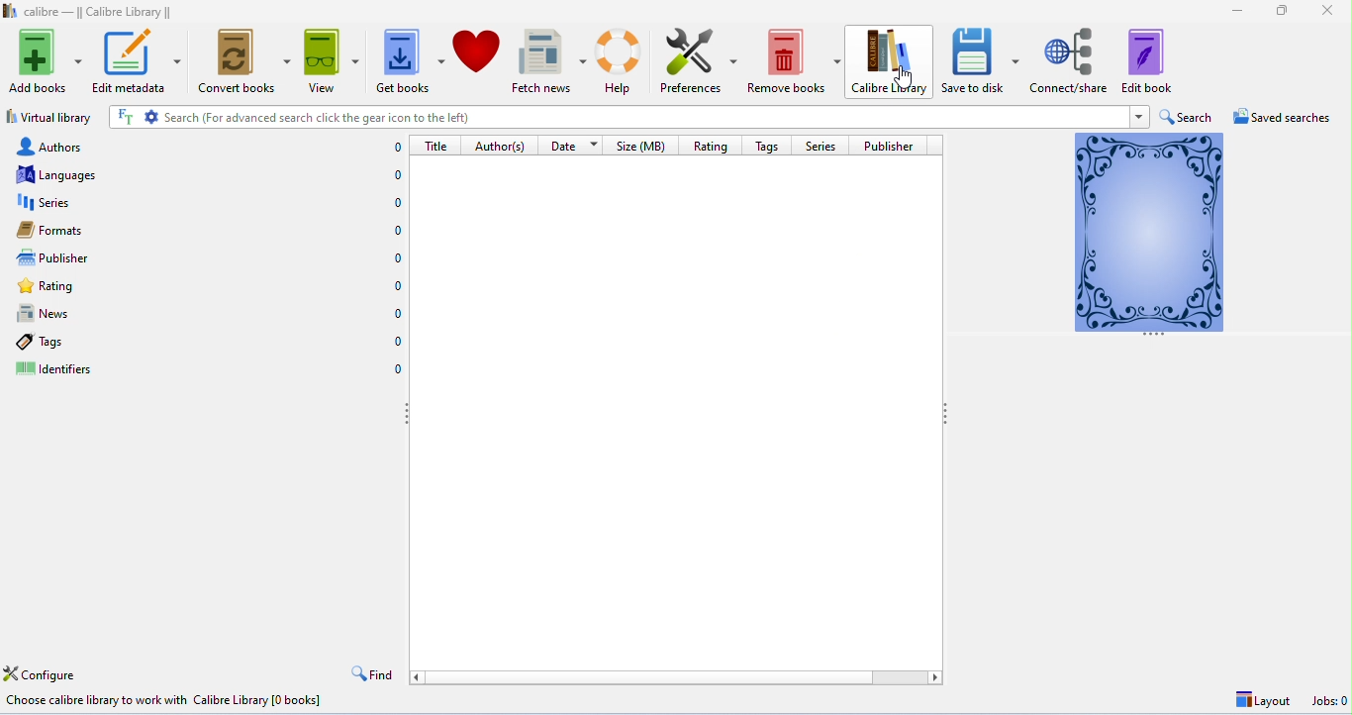 Image resolution: width=1352 pixels, height=715 pixels. What do you see at coordinates (49, 117) in the screenshot?
I see `virtual library` at bounding box center [49, 117].